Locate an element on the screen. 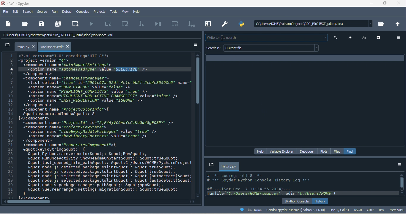  inline is located at coordinates (248, 209).